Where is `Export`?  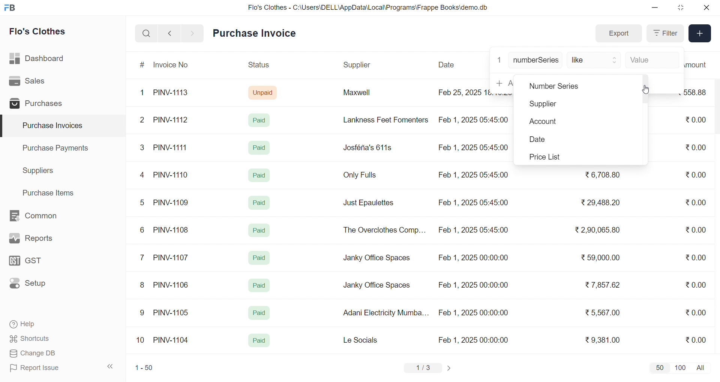
Export is located at coordinates (618, 34).